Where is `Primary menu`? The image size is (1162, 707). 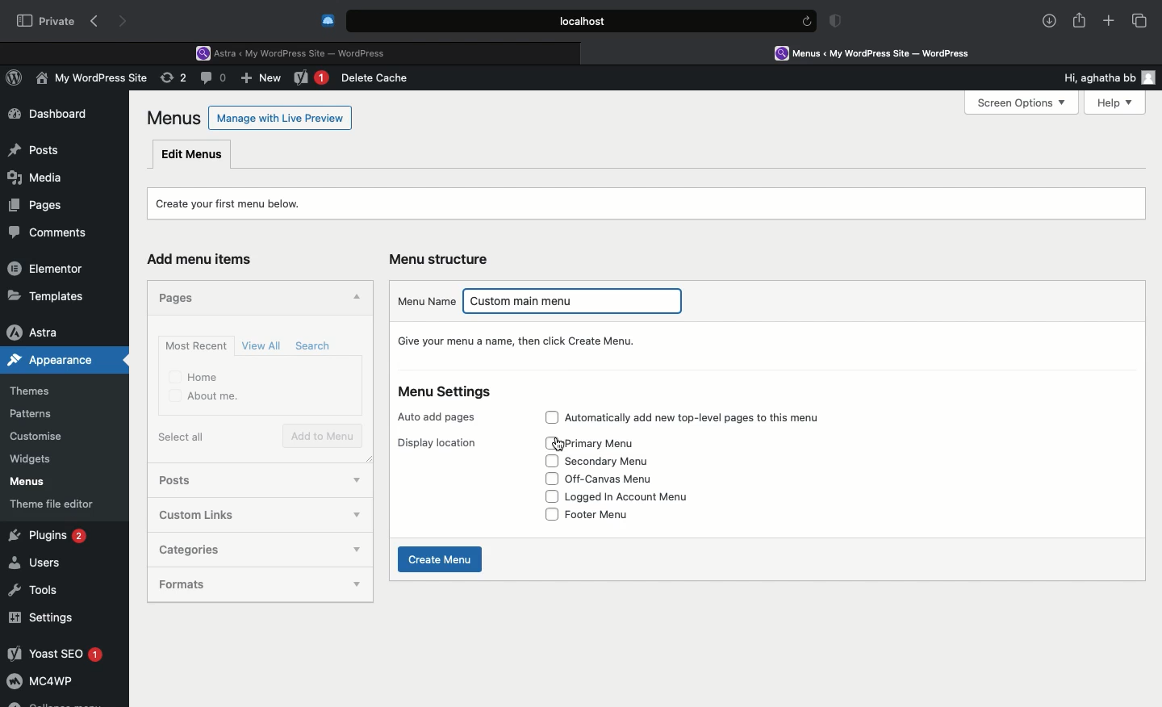 Primary menu is located at coordinates (620, 443).